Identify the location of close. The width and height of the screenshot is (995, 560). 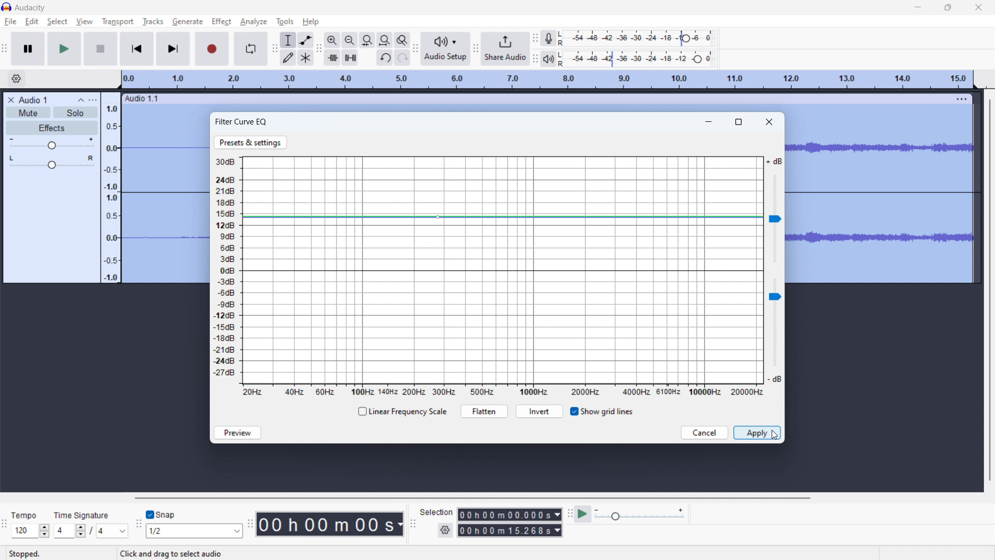
(979, 7).